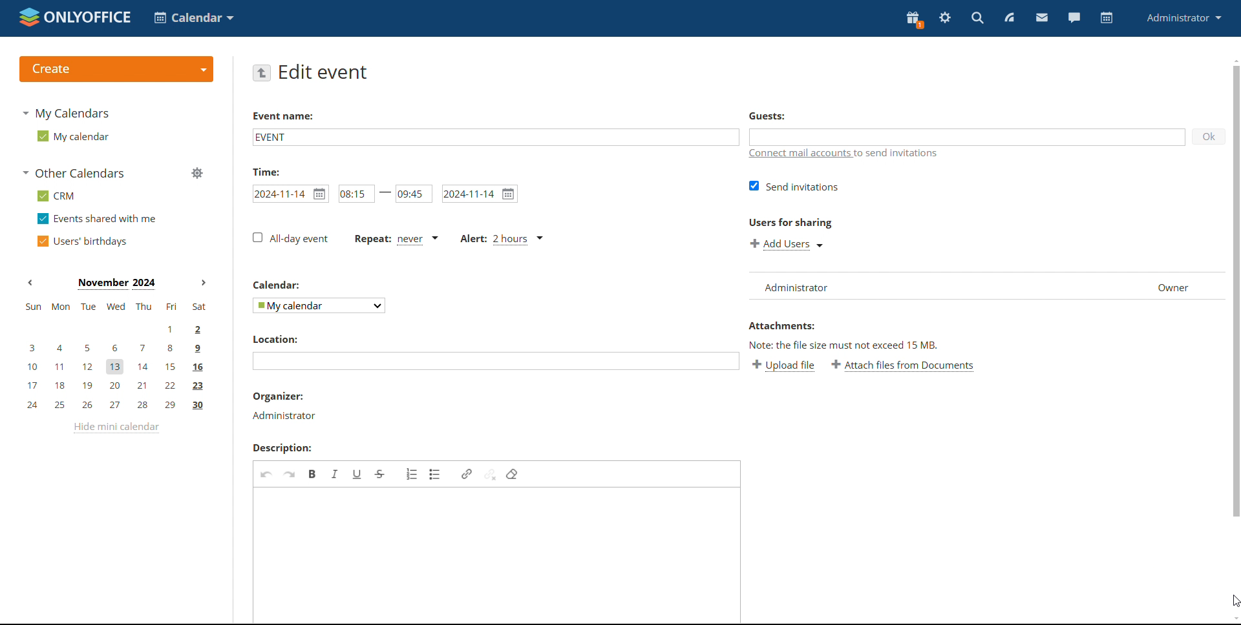 Image resolution: width=1241 pixels, height=625 pixels. What do you see at coordinates (72, 173) in the screenshot?
I see `other calendars` at bounding box center [72, 173].